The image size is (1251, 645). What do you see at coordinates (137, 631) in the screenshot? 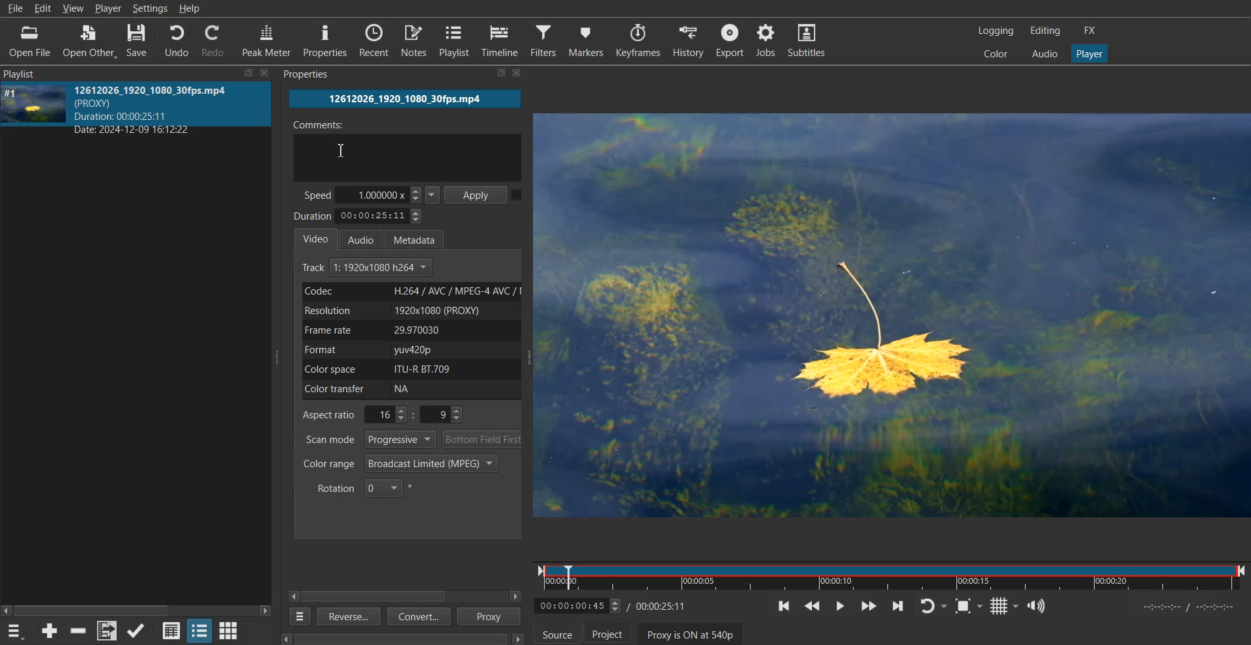
I see `Update` at bounding box center [137, 631].